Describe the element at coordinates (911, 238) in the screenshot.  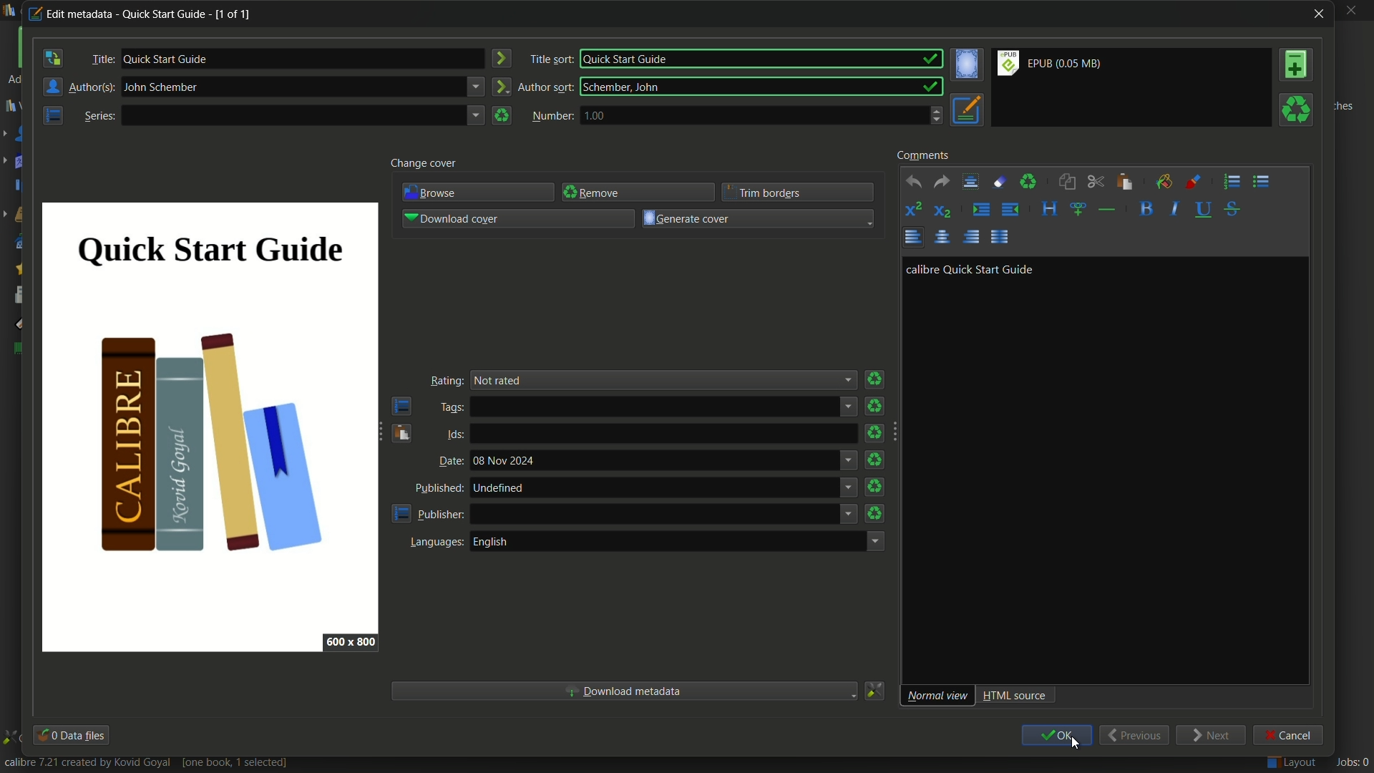
I see `align left` at that location.